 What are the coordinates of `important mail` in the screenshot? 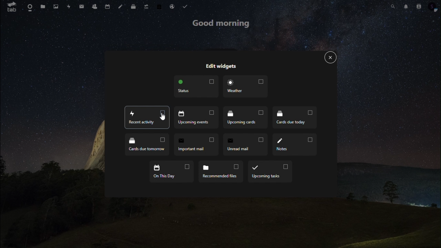 It's located at (196, 144).